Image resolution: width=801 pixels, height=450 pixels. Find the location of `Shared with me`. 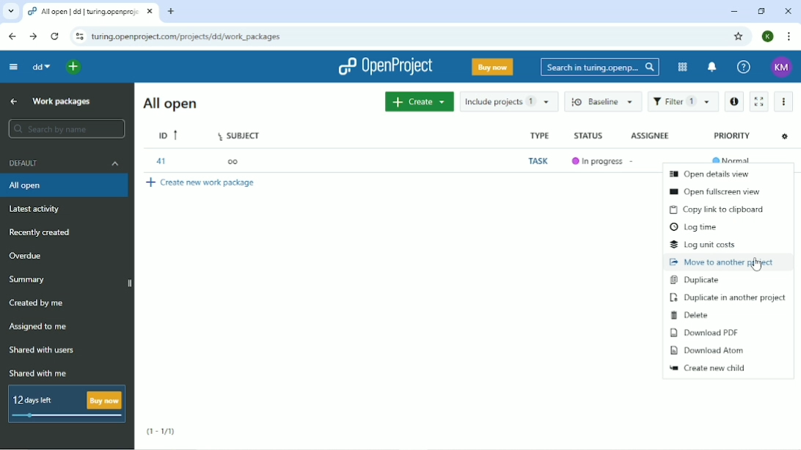

Shared with me is located at coordinates (37, 374).